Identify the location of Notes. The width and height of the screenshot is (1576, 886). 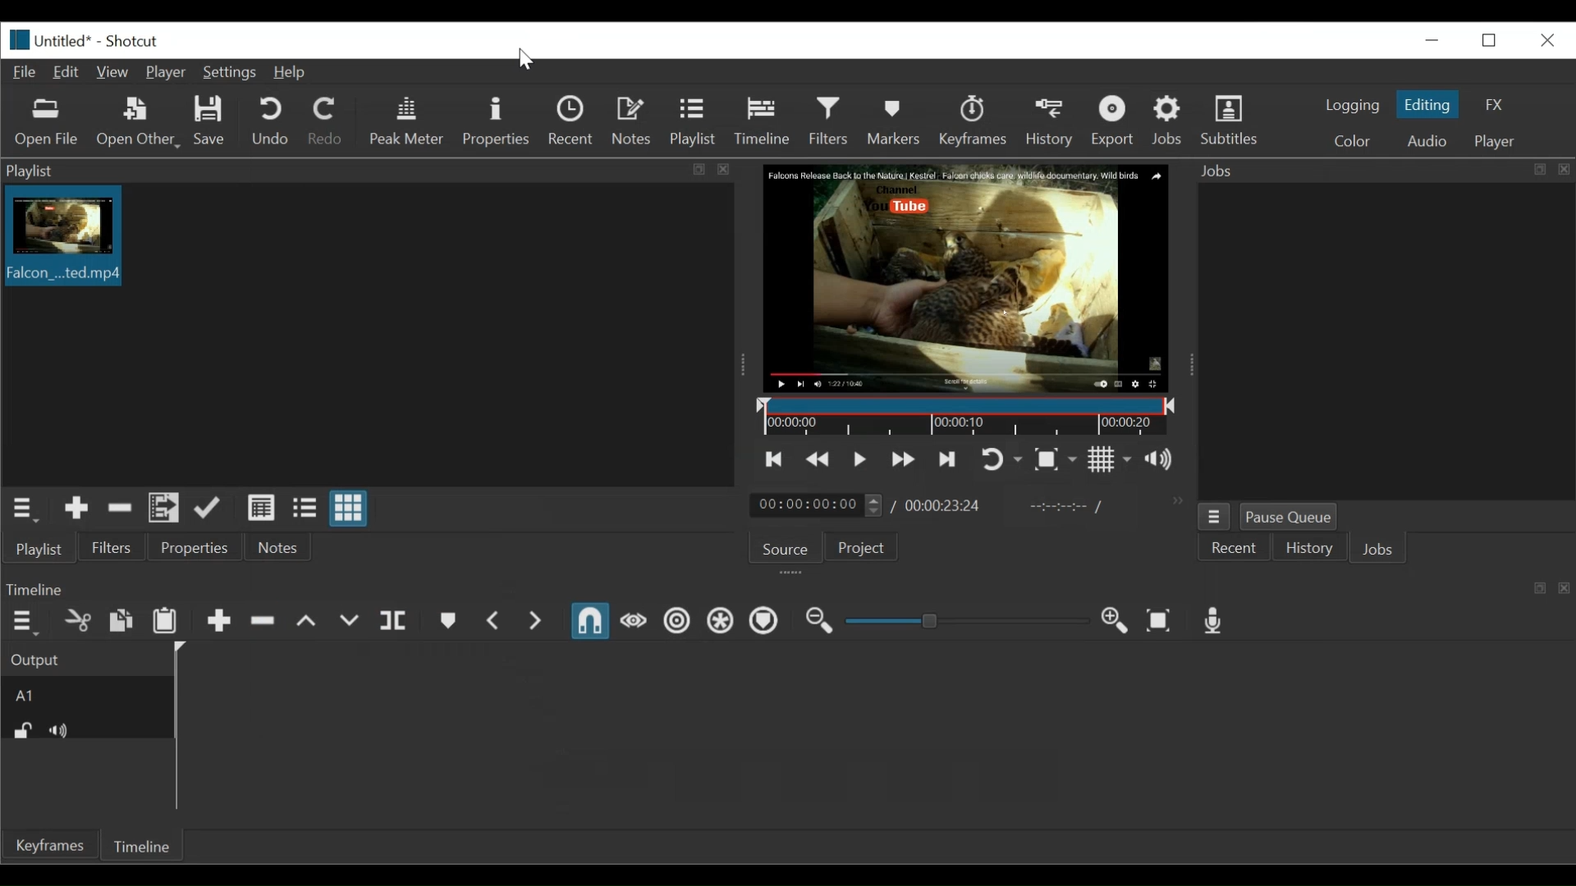
(280, 548).